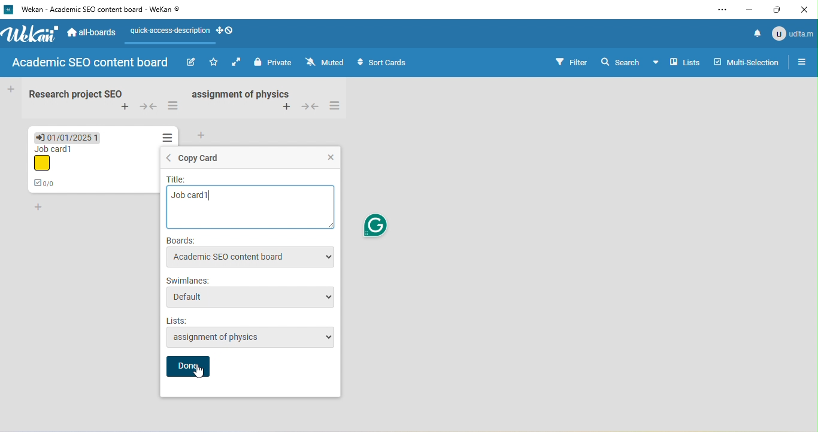 This screenshot has width=818, height=432. Describe the element at coordinates (149, 107) in the screenshot. I see `collapse` at that location.